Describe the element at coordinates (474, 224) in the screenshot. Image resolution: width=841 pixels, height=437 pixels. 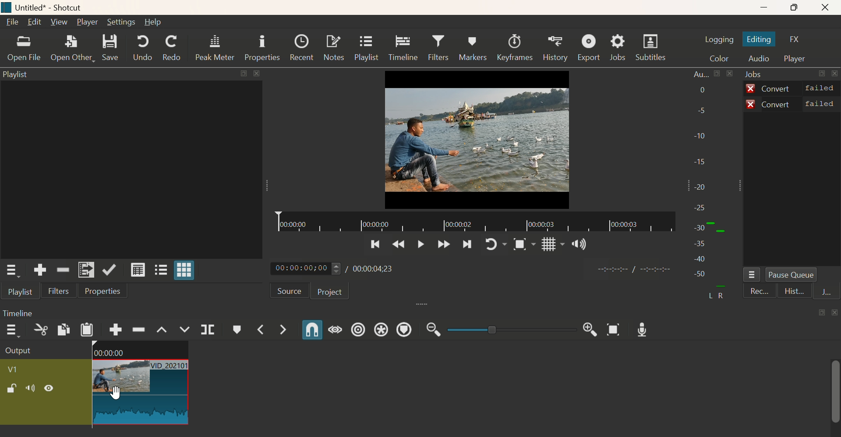
I see `Timeline` at that location.